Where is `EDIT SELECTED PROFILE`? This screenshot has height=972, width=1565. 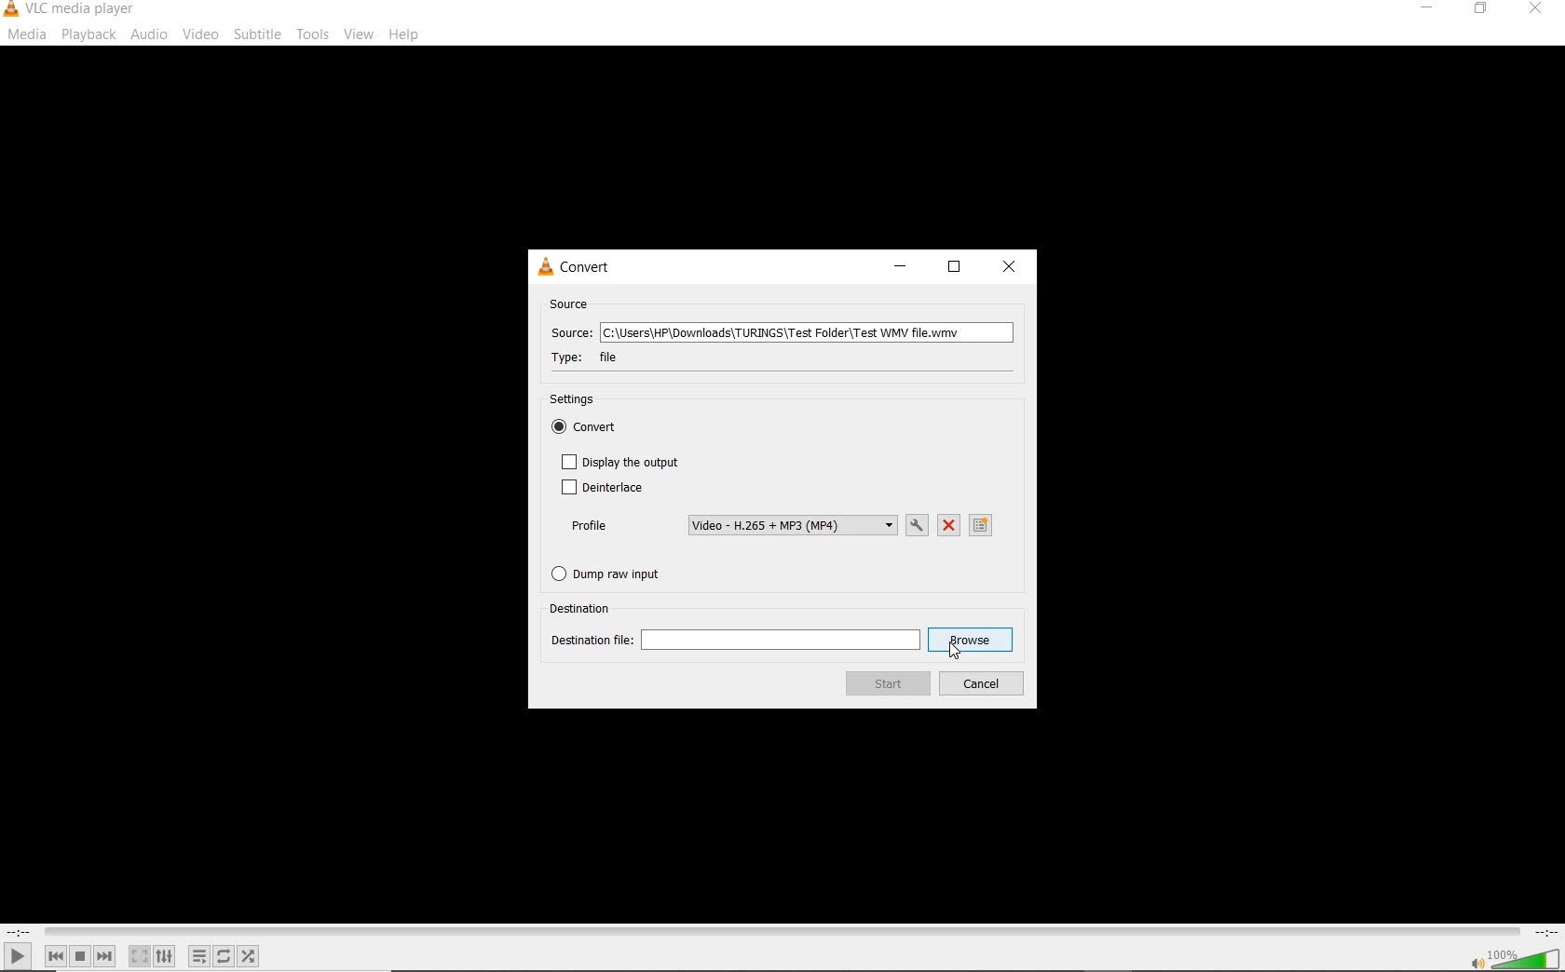
EDIT SELECTED PROFILE is located at coordinates (917, 525).